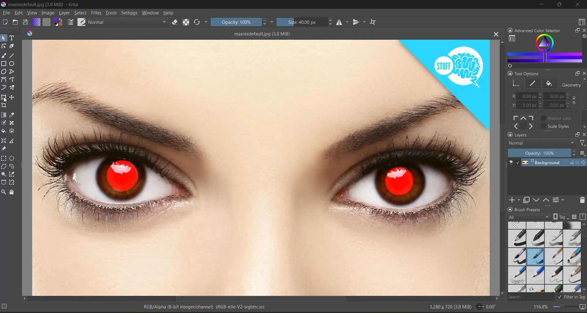 This screenshot has width=587, height=313. Describe the element at coordinates (199, 22) in the screenshot. I see `reload original preset` at that location.